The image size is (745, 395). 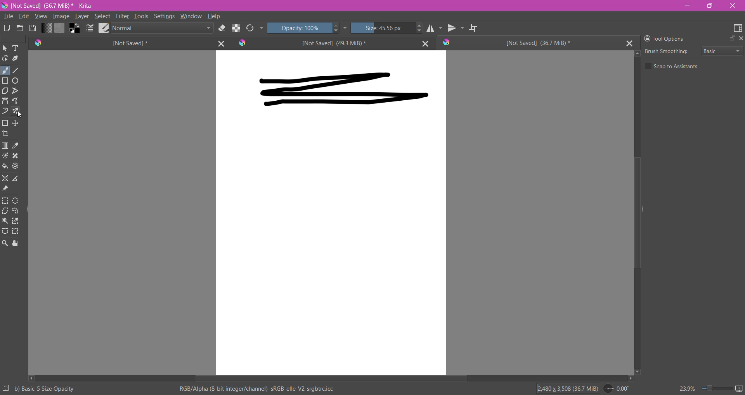 I want to click on Close, so click(x=732, y=6).